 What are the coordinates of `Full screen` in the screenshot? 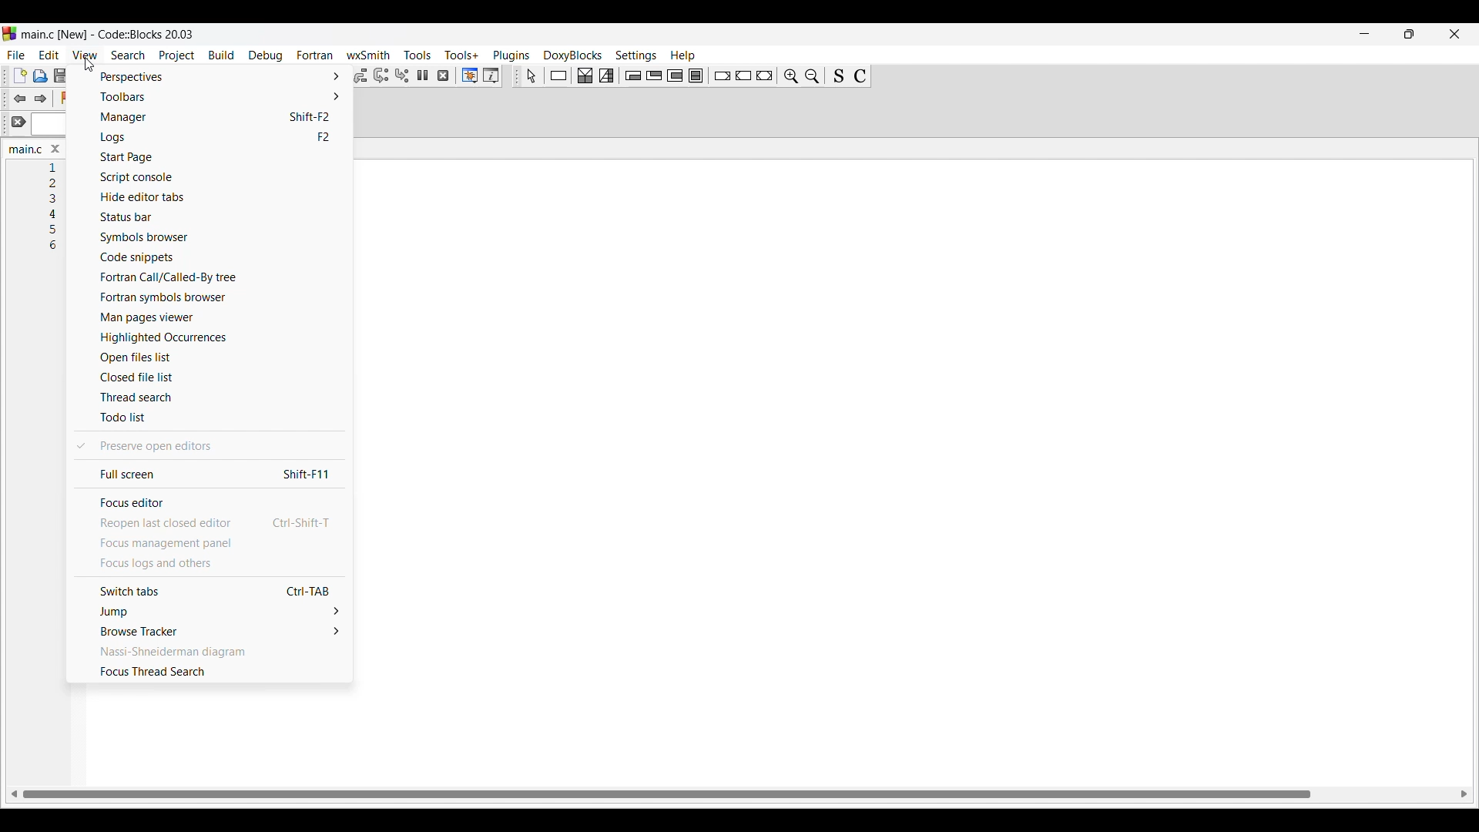 It's located at (207, 475).